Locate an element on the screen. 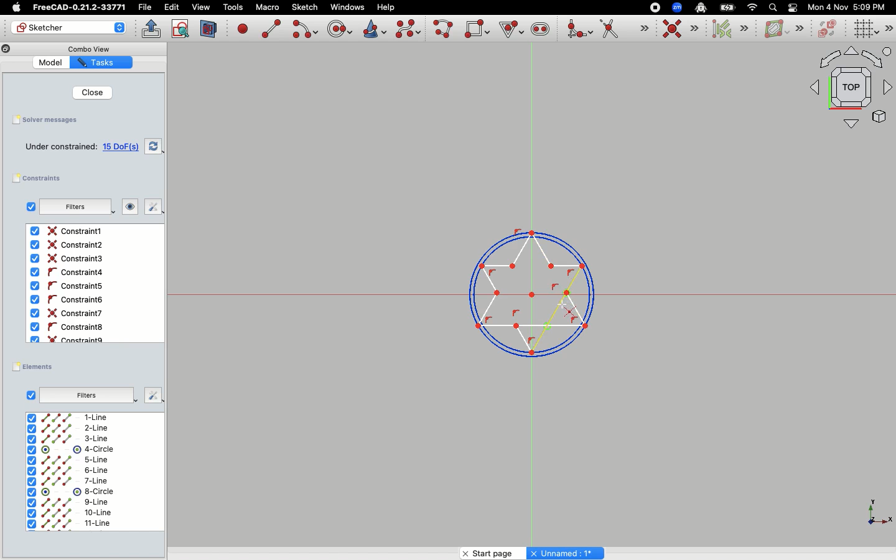 Image resolution: width=896 pixels, height=560 pixels. Create fillet is located at coordinates (579, 30).